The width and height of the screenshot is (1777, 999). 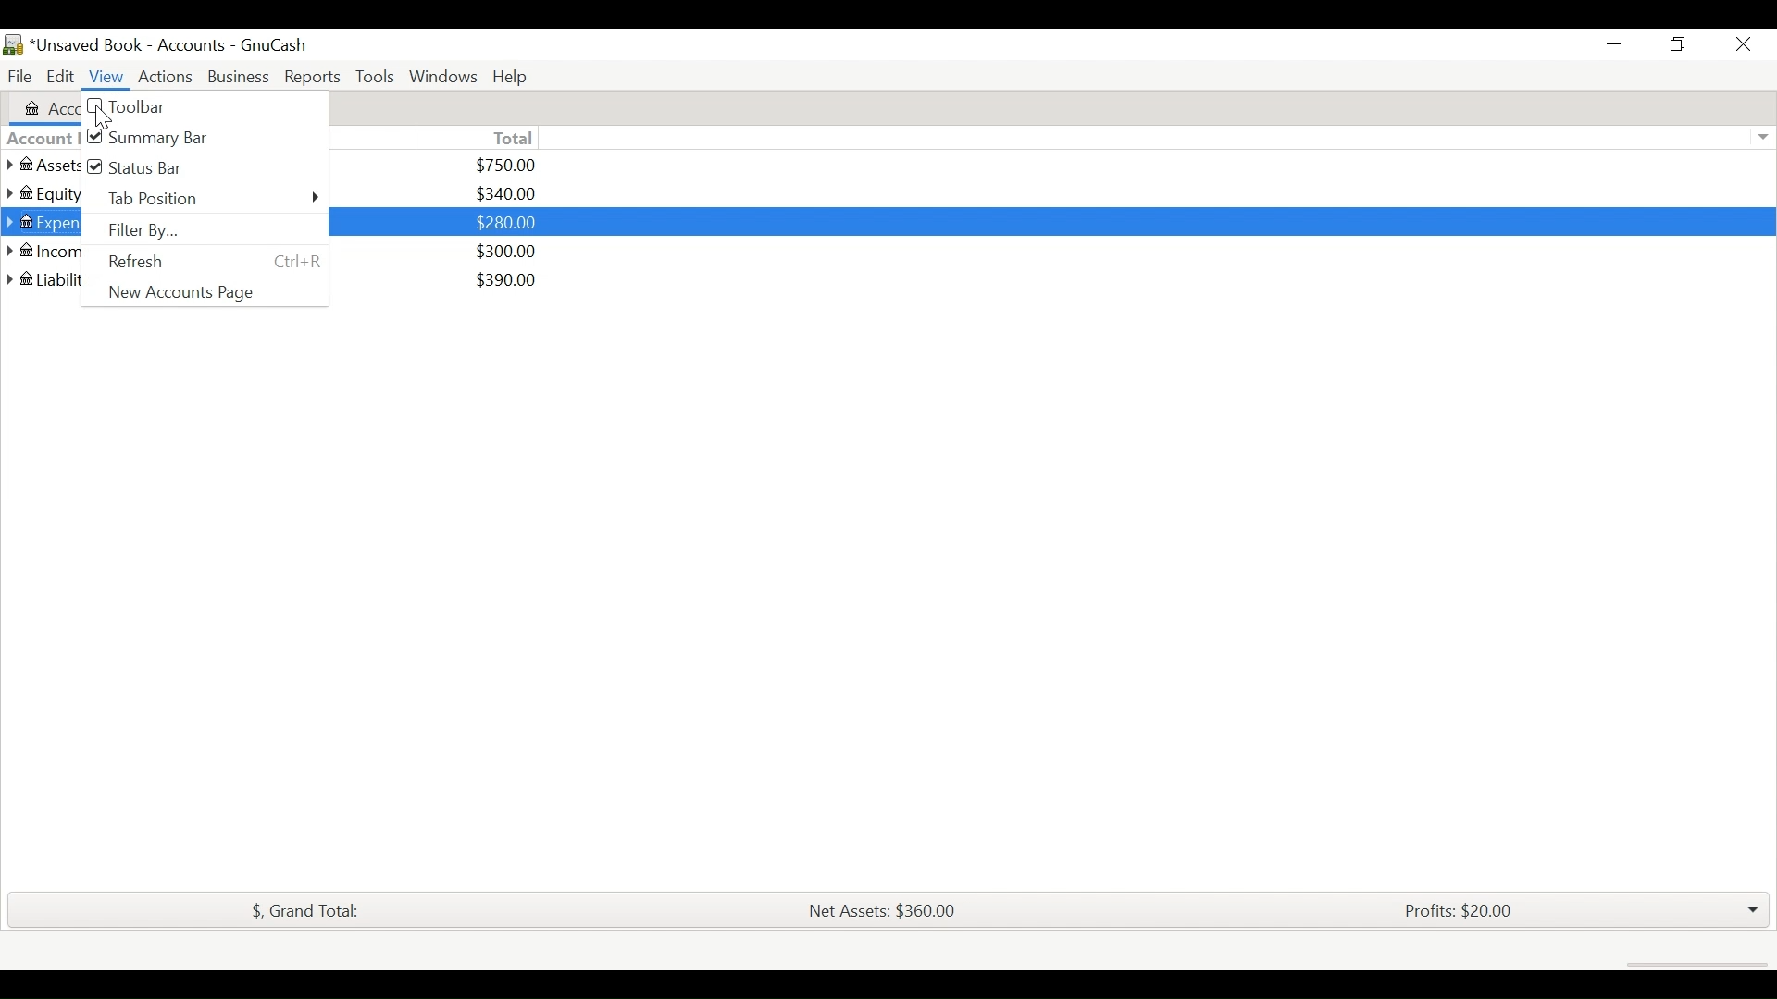 What do you see at coordinates (1460, 912) in the screenshot?
I see `Profits` at bounding box center [1460, 912].